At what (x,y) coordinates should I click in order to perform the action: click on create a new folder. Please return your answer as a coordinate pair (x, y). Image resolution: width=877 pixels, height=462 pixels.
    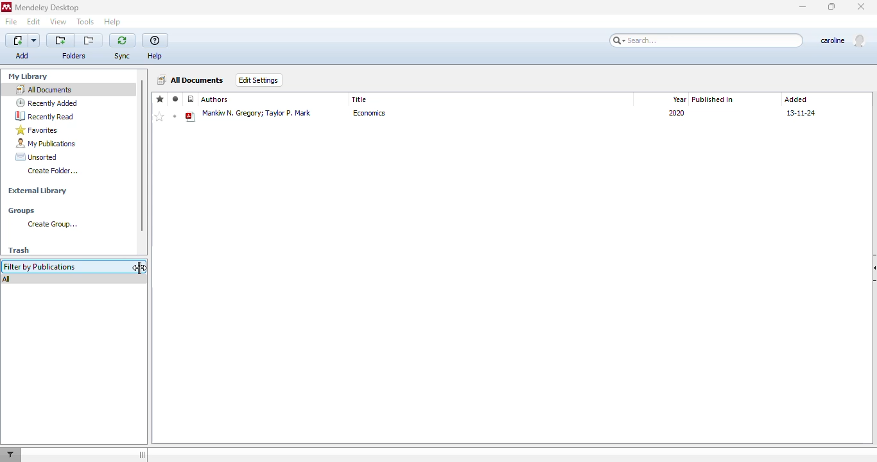
    Looking at the image, I should click on (60, 40).